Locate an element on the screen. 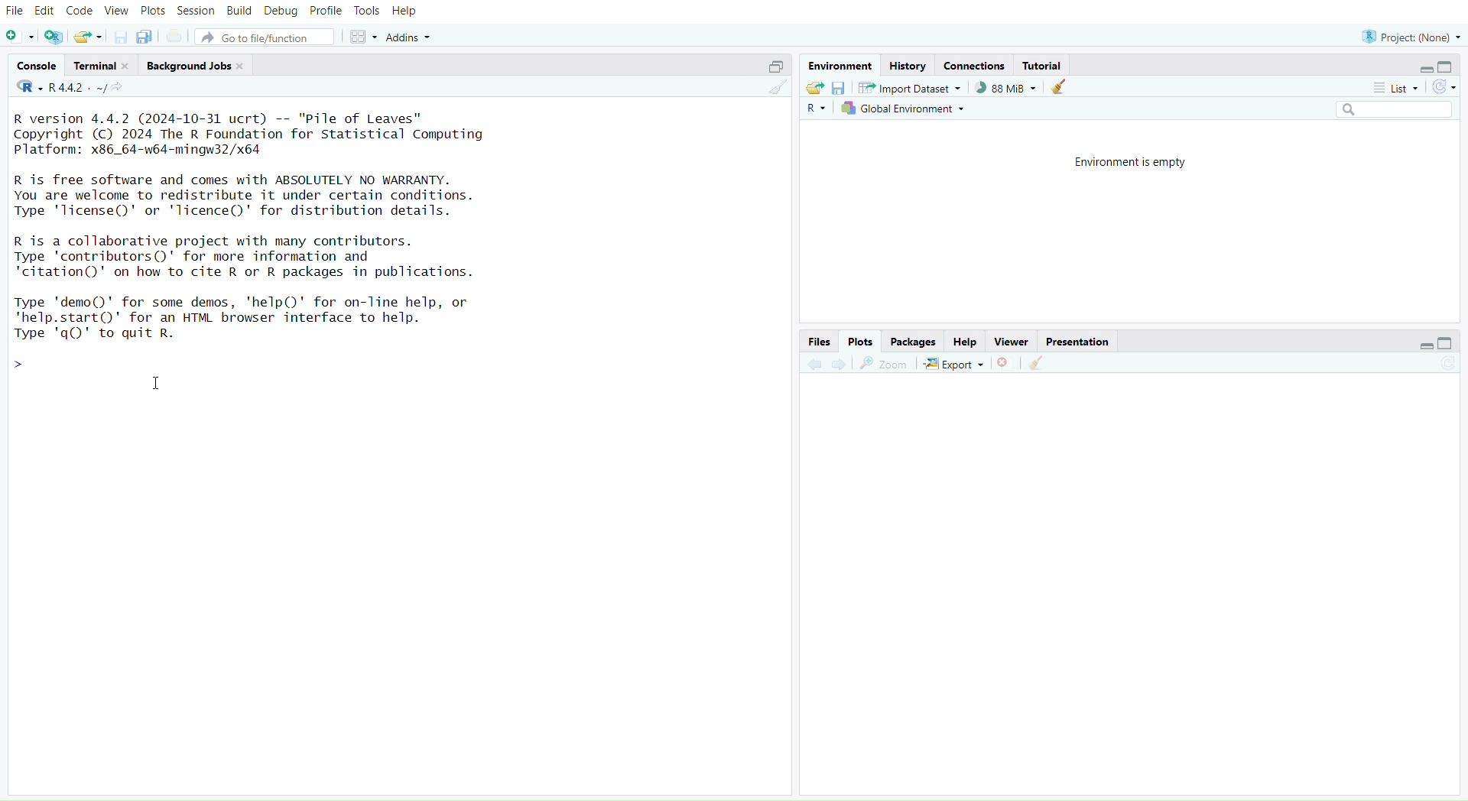 This screenshot has width=1468, height=801. collapse is located at coordinates (772, 67).